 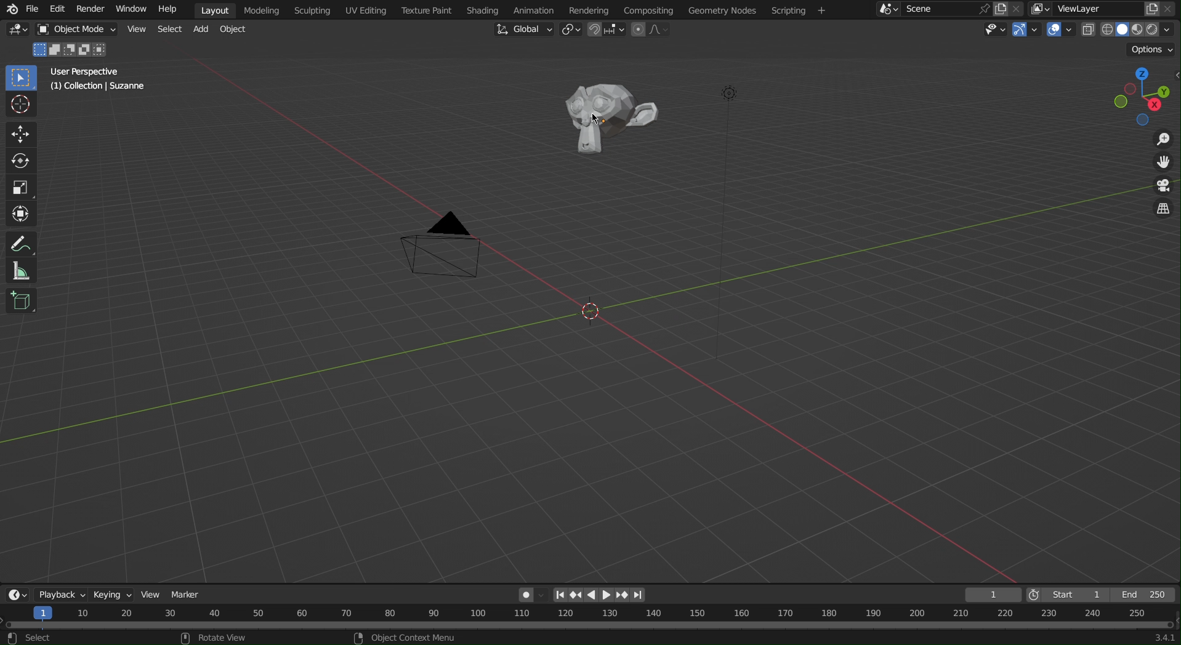 I want to click on Camera view, so click(x=1163, y=186).